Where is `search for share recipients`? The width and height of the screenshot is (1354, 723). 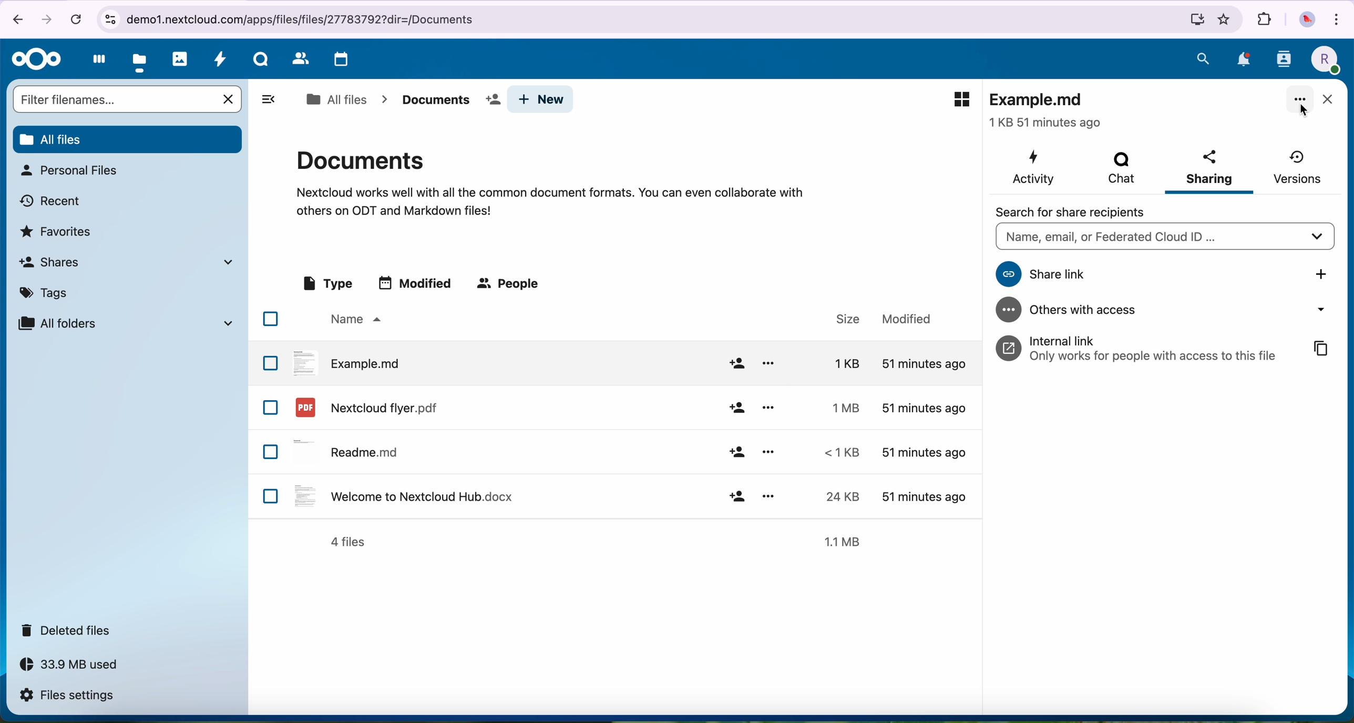
search for share recipients is located at coordinates (1081, 210).